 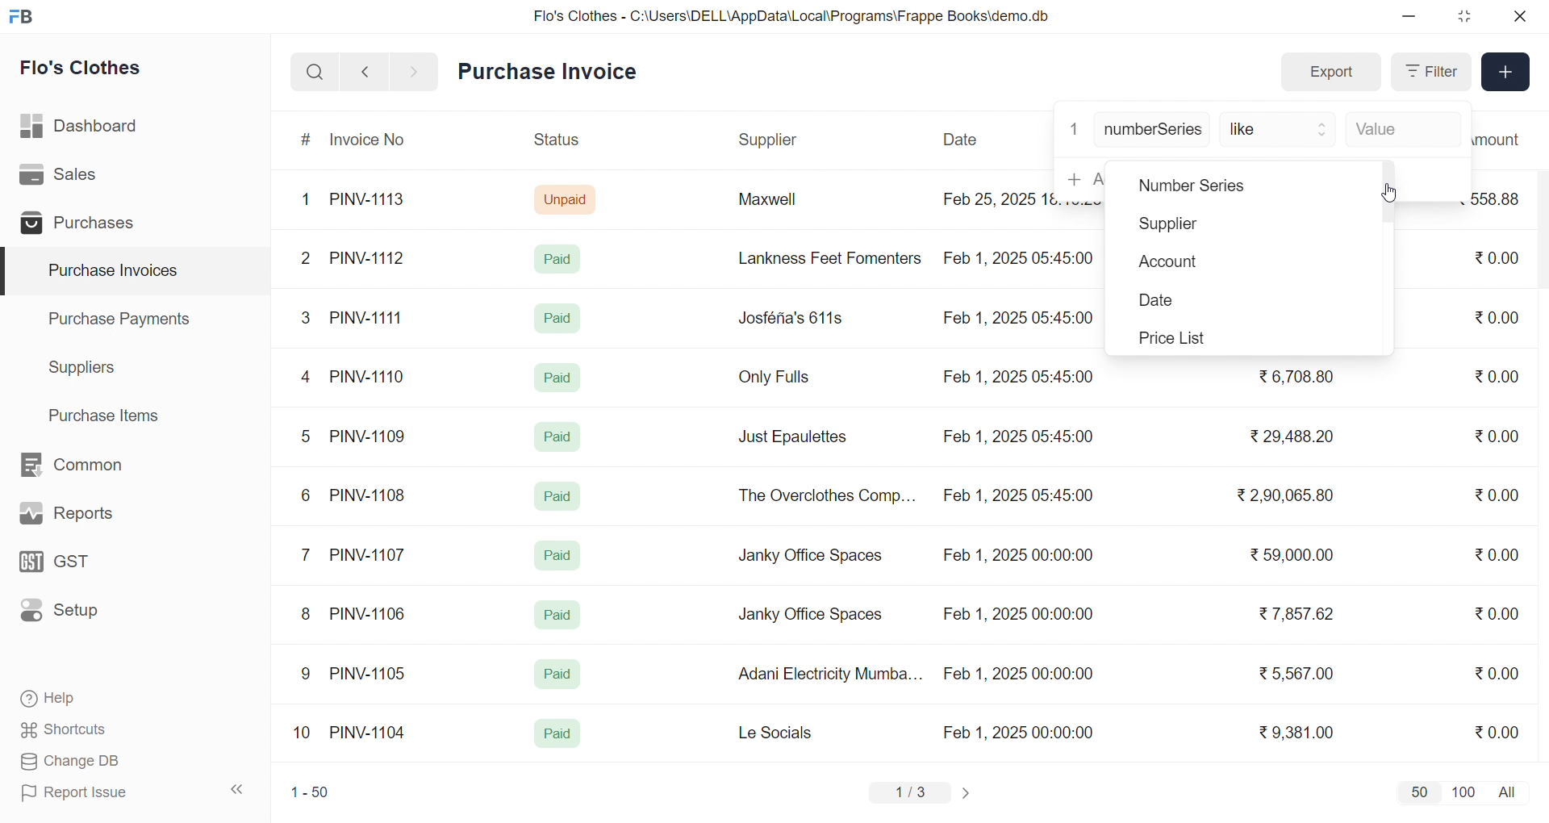 What do you see at coordinates (1497, 731) in the screenshot?
I see `₹0.00` at bounding box center [1497, 731].